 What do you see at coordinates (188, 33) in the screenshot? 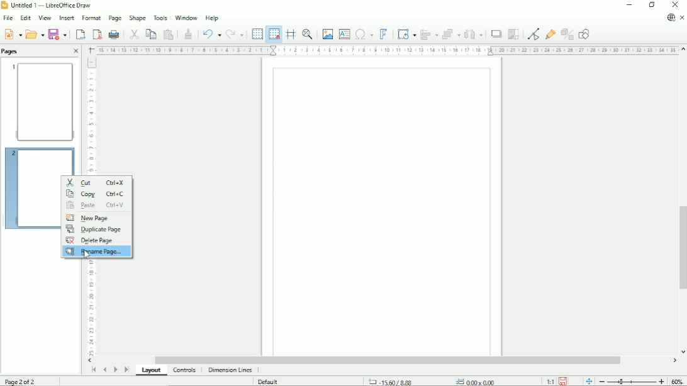
I see `Clone formatting` at bounding box center [188, 33].